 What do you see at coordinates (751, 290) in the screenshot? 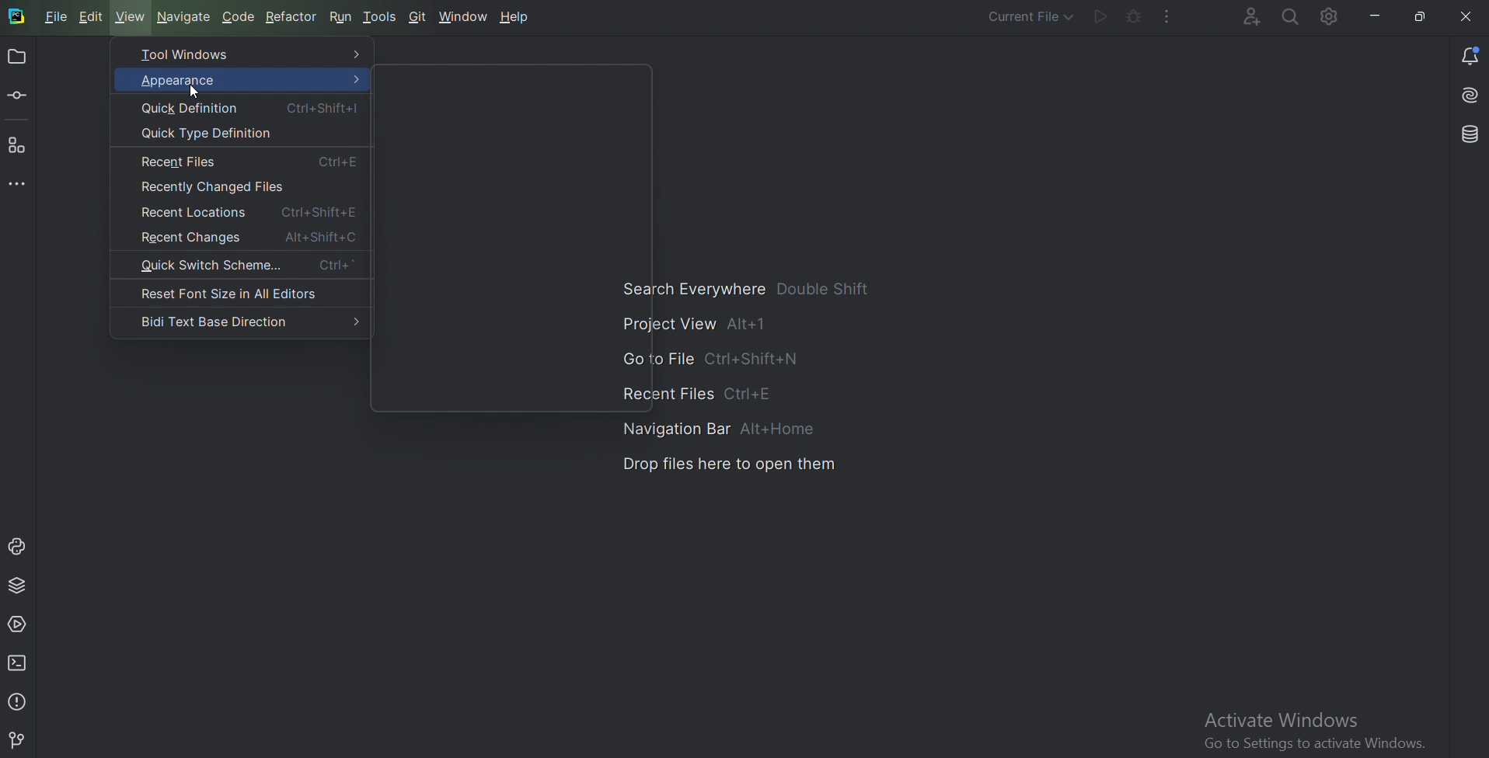
I see `Search Everywhere` at bounding box center [751, 290].